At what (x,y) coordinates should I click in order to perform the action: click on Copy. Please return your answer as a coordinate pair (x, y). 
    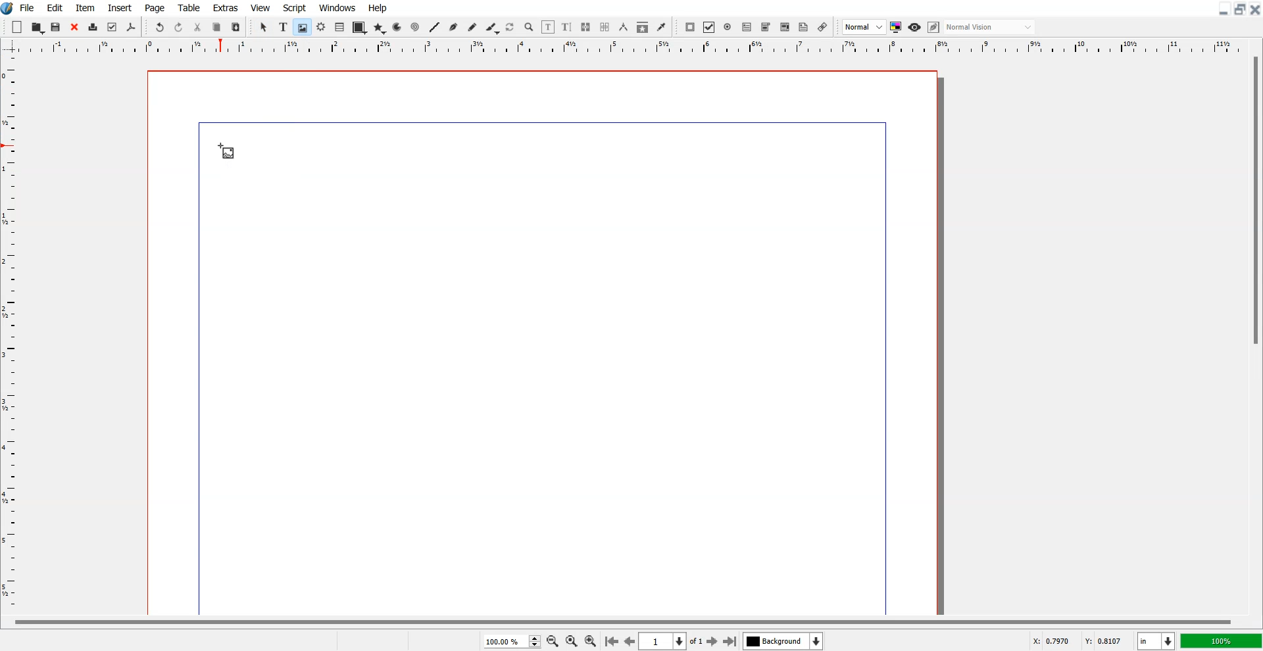
    Looking at the image, I should click on (217, 26).